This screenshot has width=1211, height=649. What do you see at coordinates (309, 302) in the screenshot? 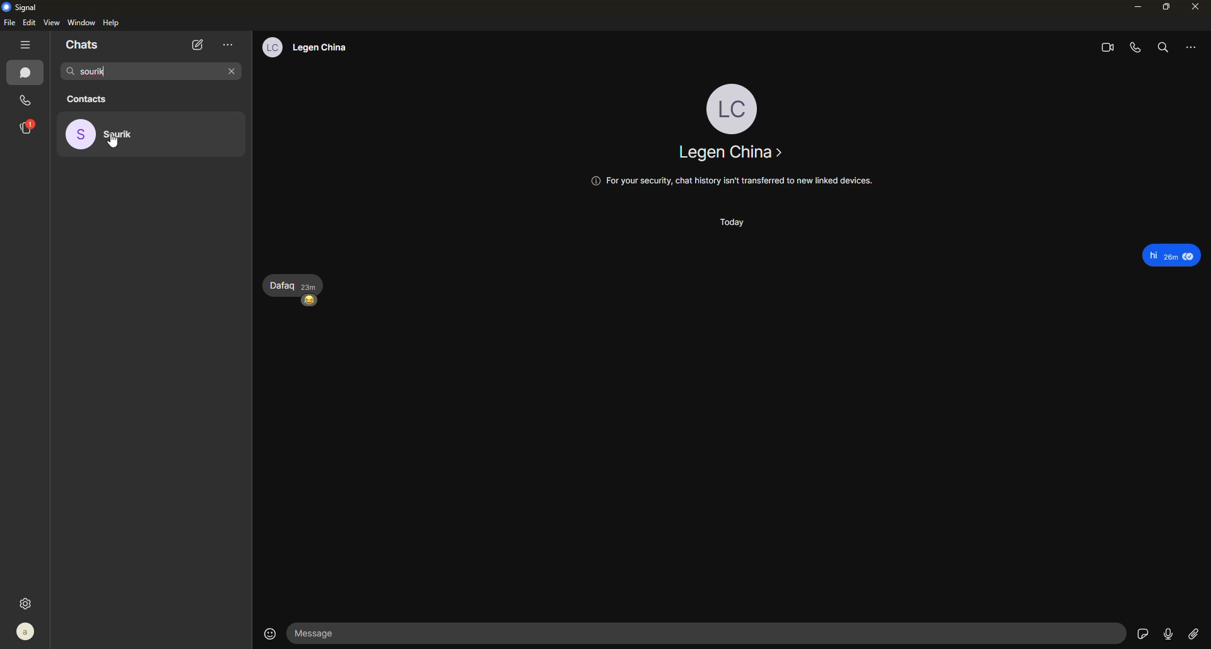
I see `happy emoji` at bounding box center [309, 302].